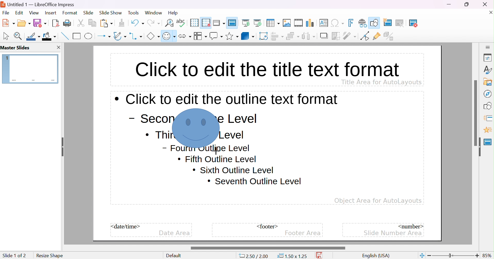  What do you see at coordinates (232, 36) in the screenshot?
I see `shapes and banners` at bounding box center [232, 36].